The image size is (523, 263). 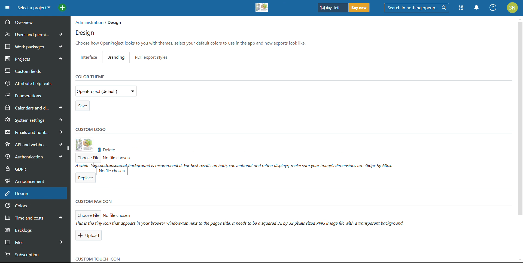 I want to click on search, so click(x=416, y=8).